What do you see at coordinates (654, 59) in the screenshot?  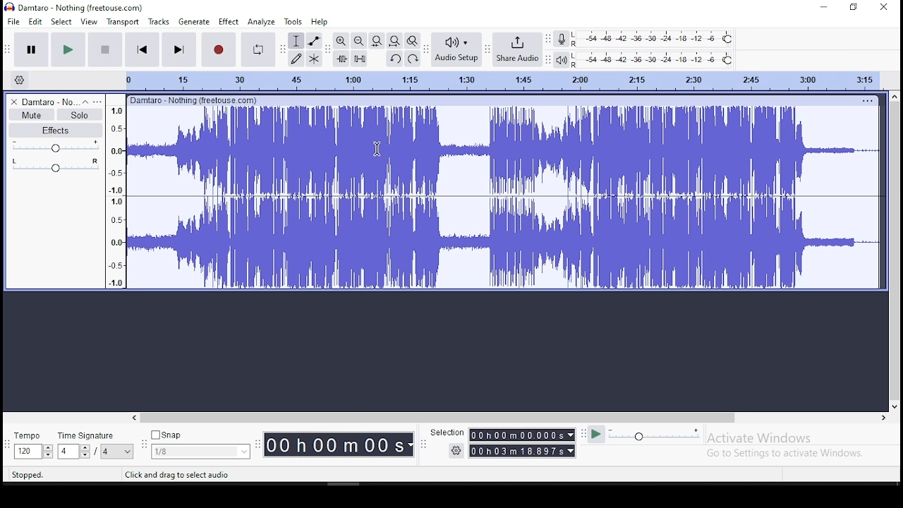 I see `playback level` at bounding box center [654, 59].